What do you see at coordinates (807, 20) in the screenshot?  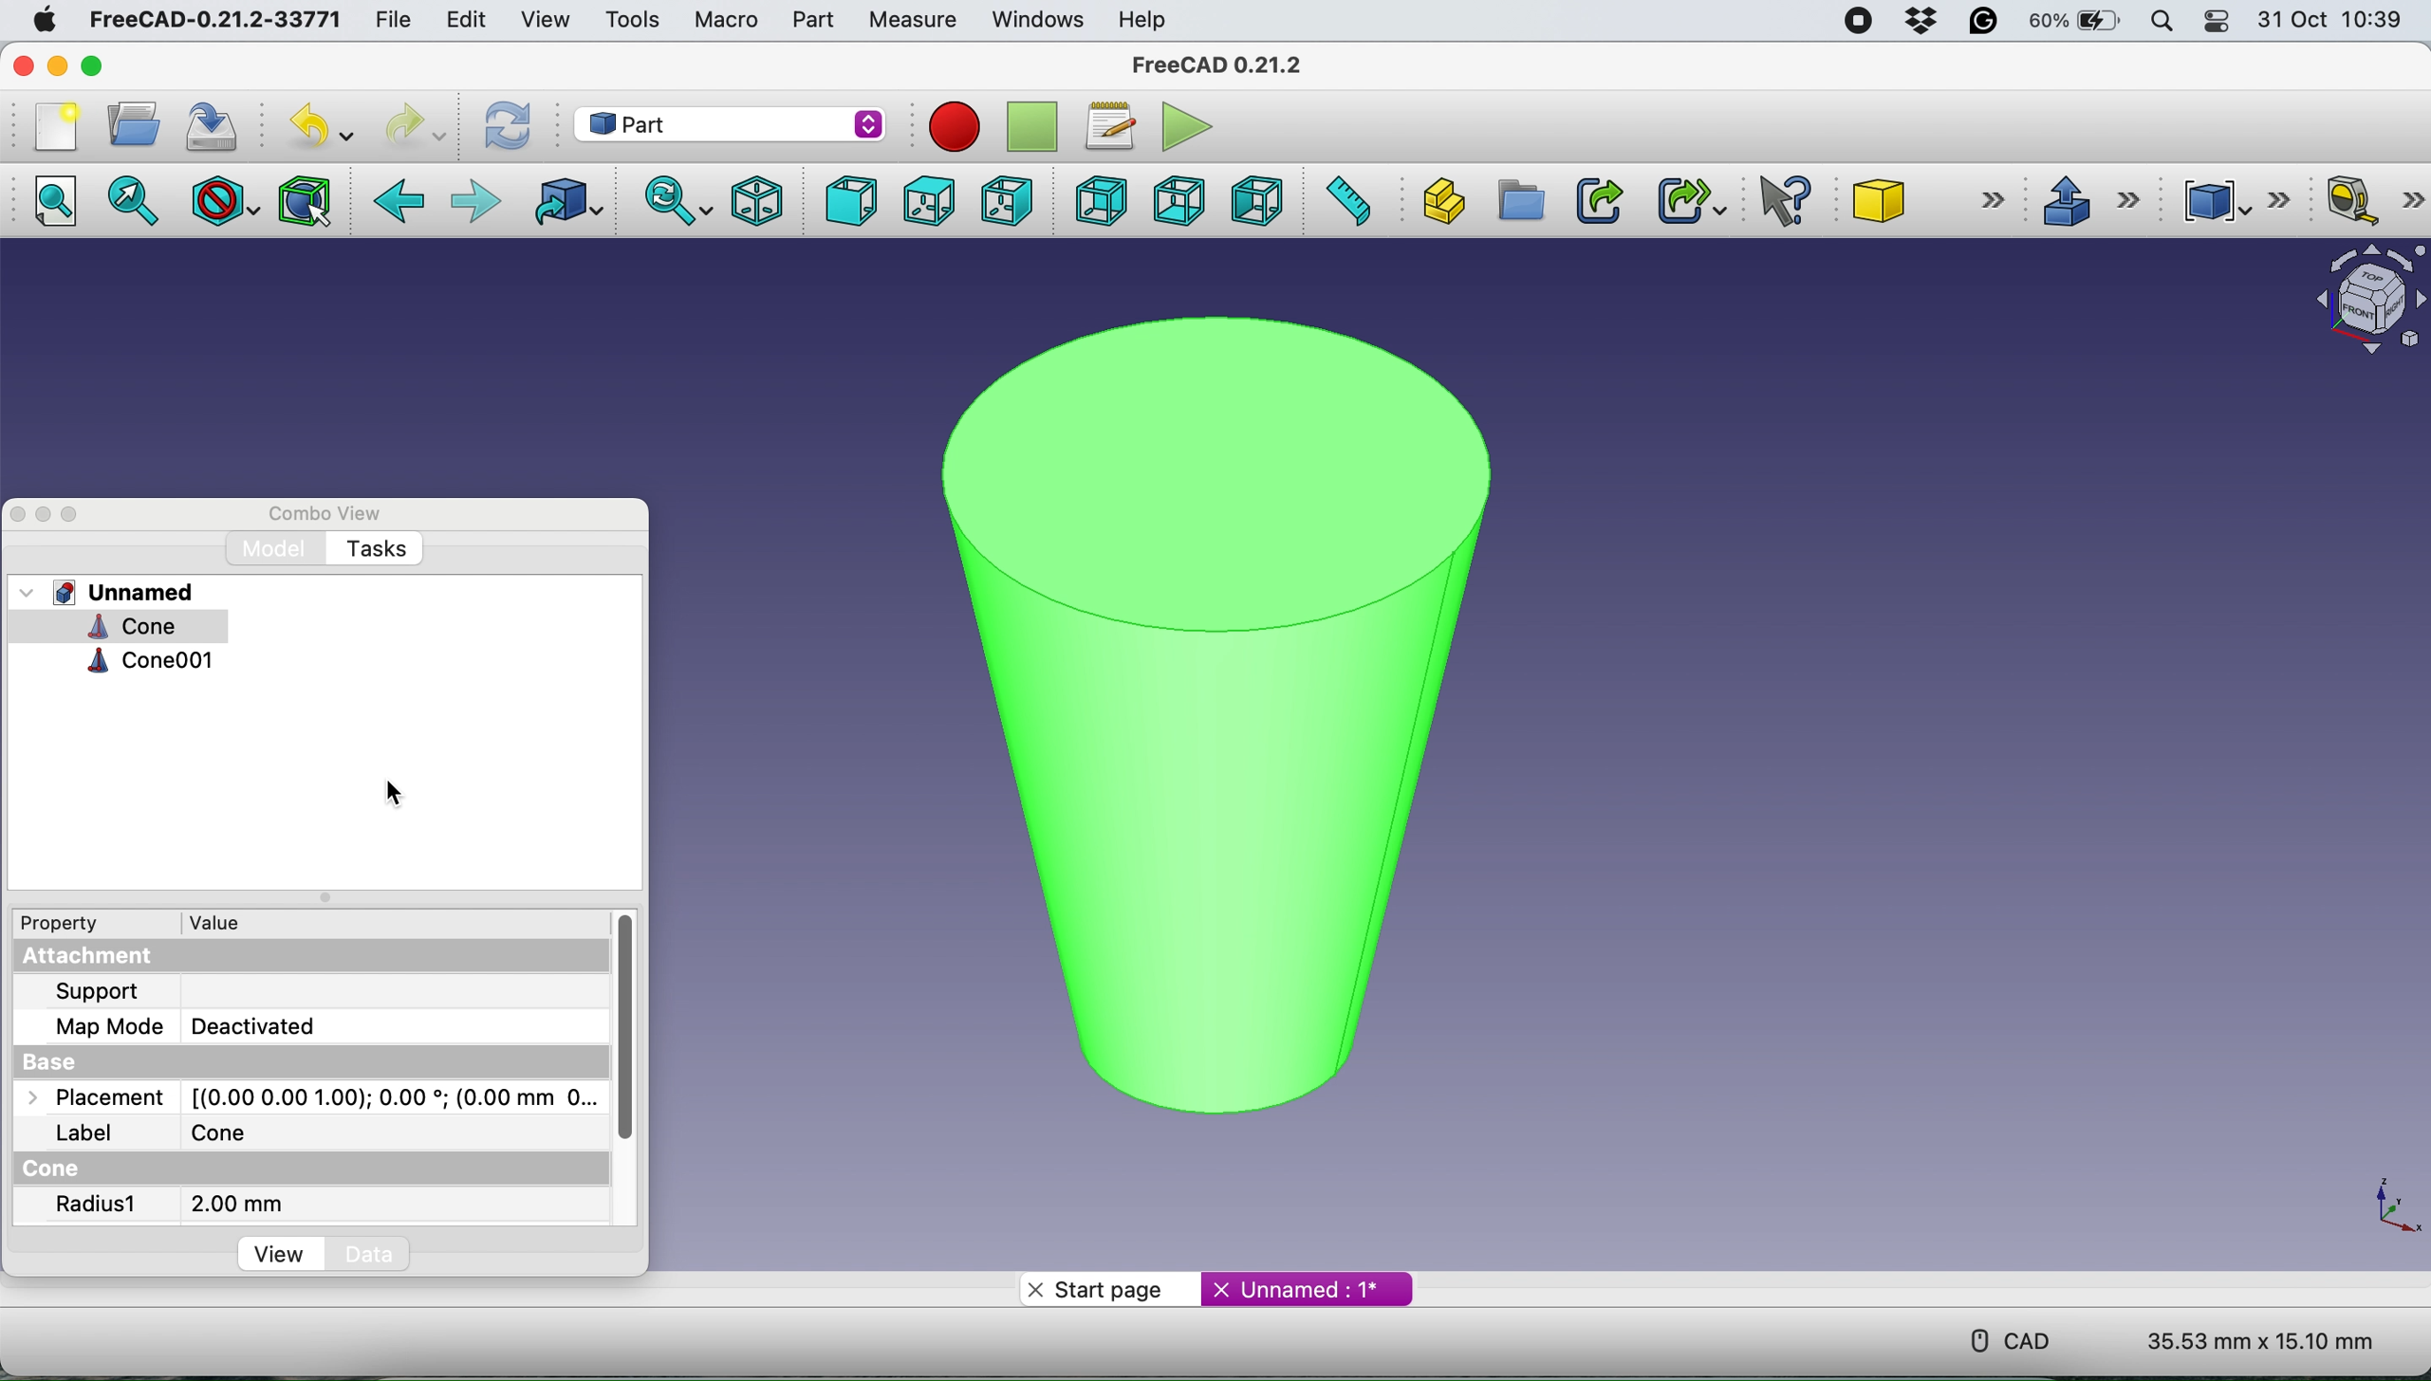 I see `part` at bounding box center [807, 20].